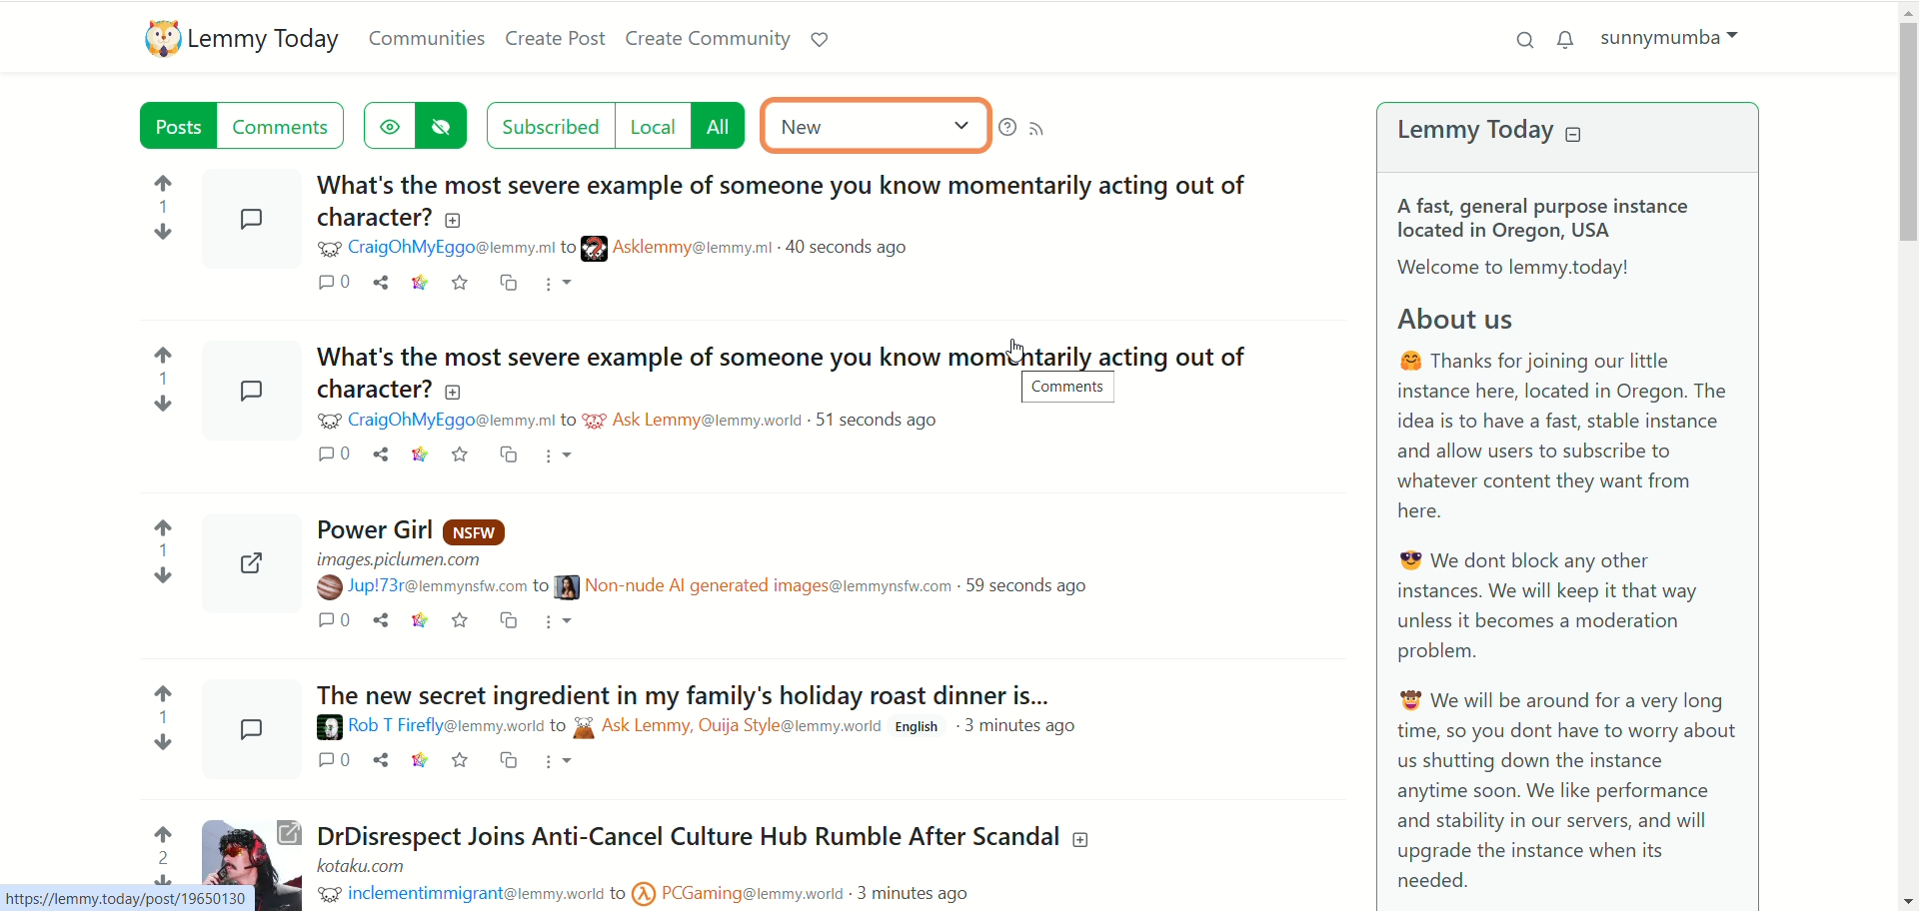 This screenshot has height=911, width=1919. I want to click on votes, so click(154, 849).